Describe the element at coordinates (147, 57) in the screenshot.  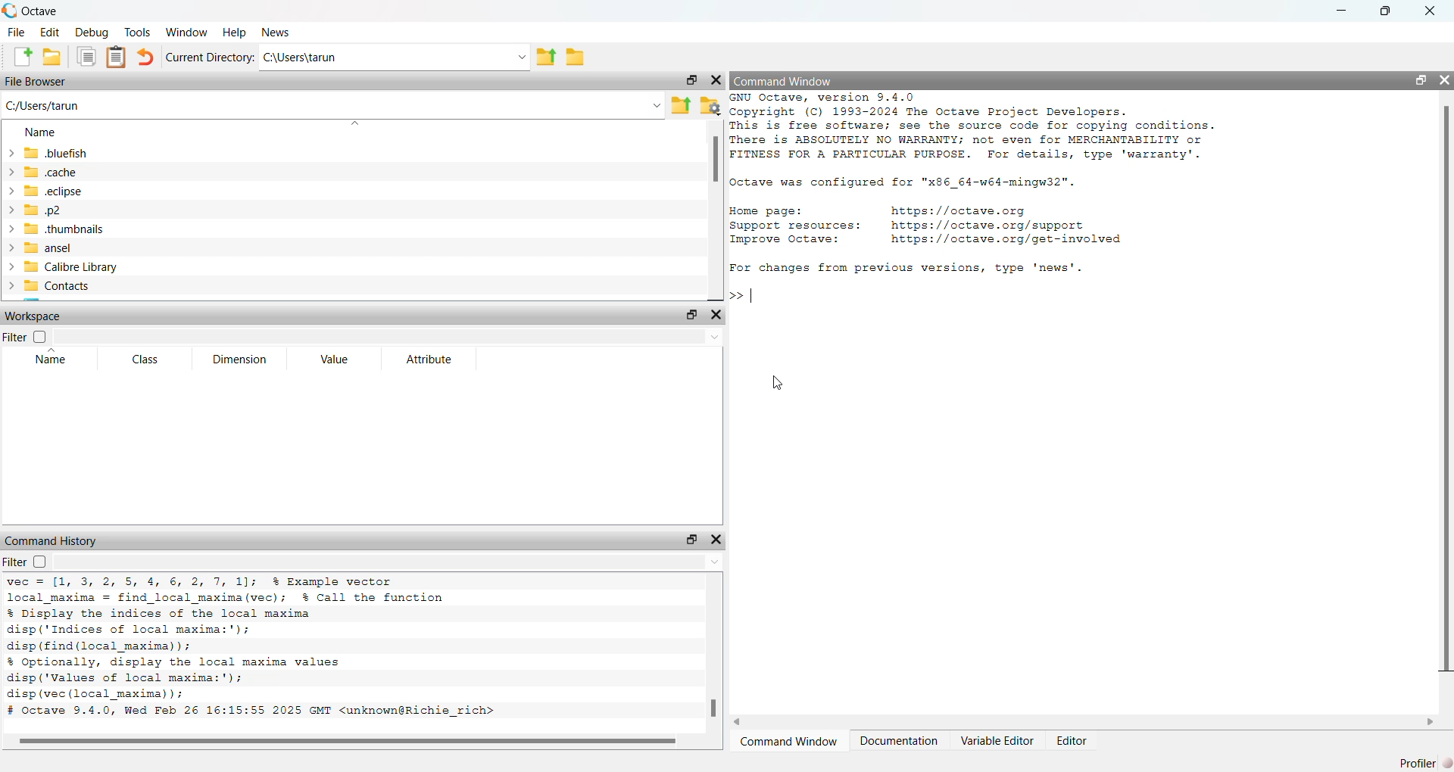
I see `Undo` at that location.